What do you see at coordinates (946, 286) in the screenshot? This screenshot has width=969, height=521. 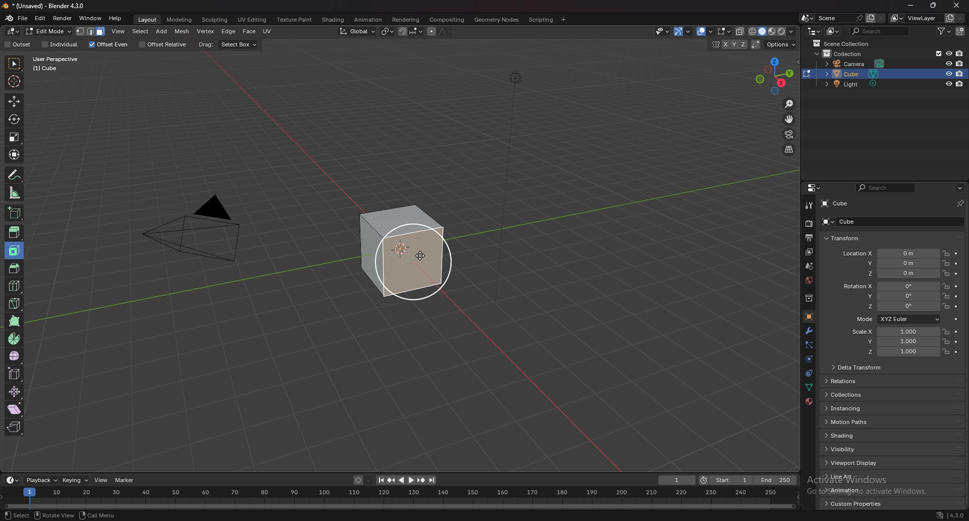 I see `lock` at bounding box center [946, 286].